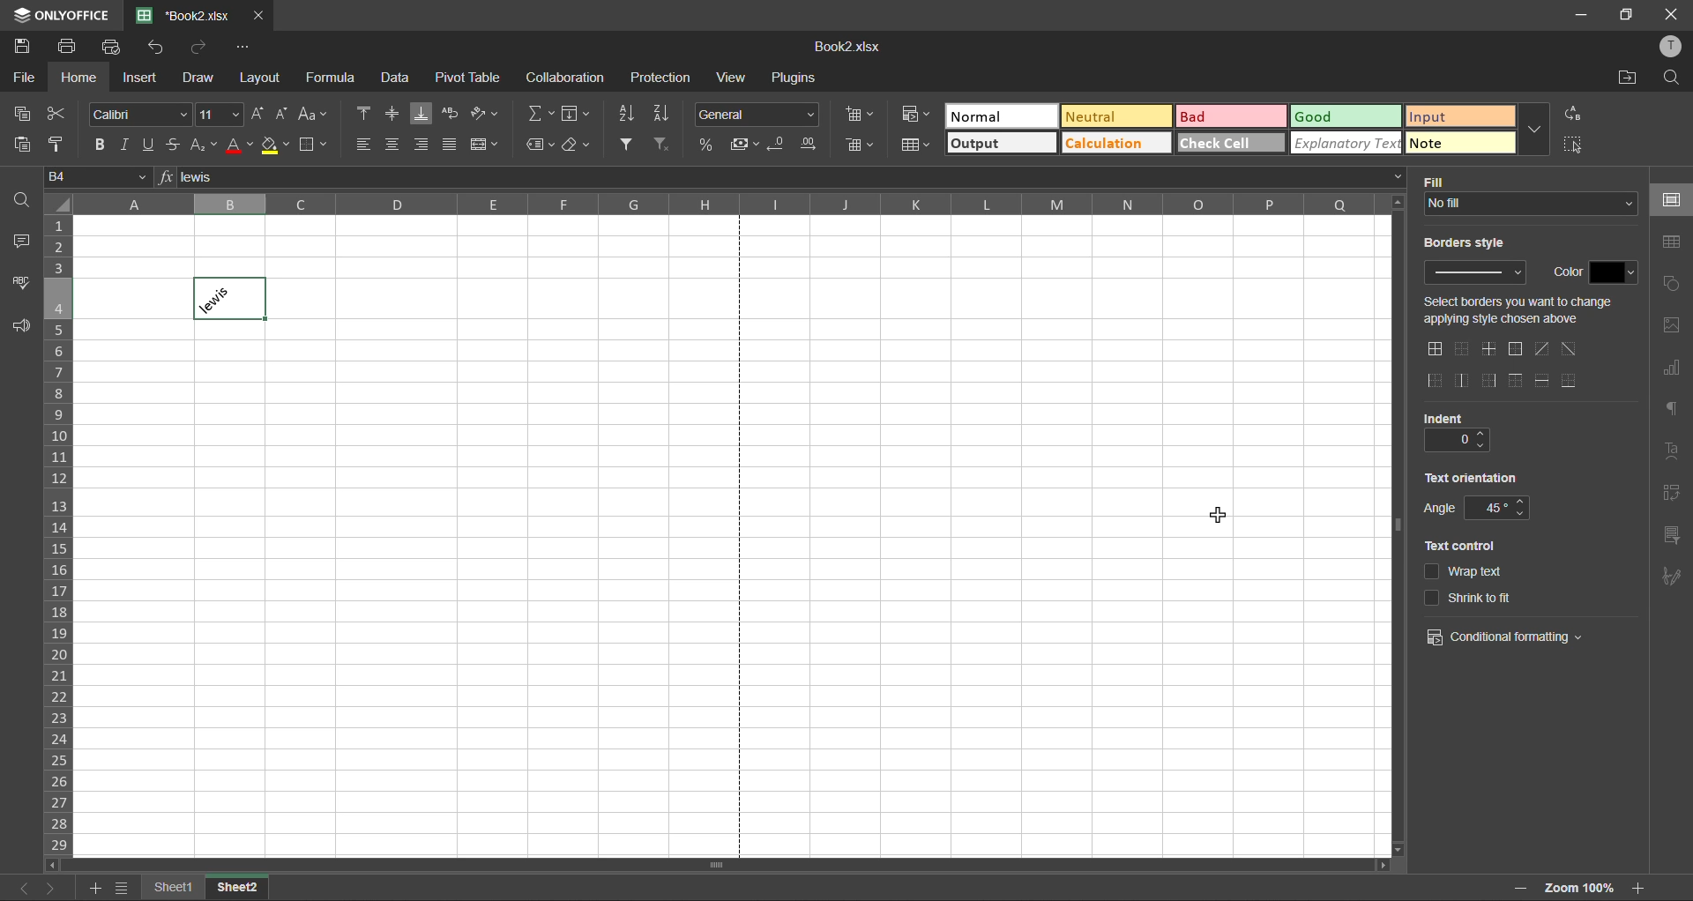  Describe the element at coordinates (162, 179) in the screenshot. I see `formula input` at that location.